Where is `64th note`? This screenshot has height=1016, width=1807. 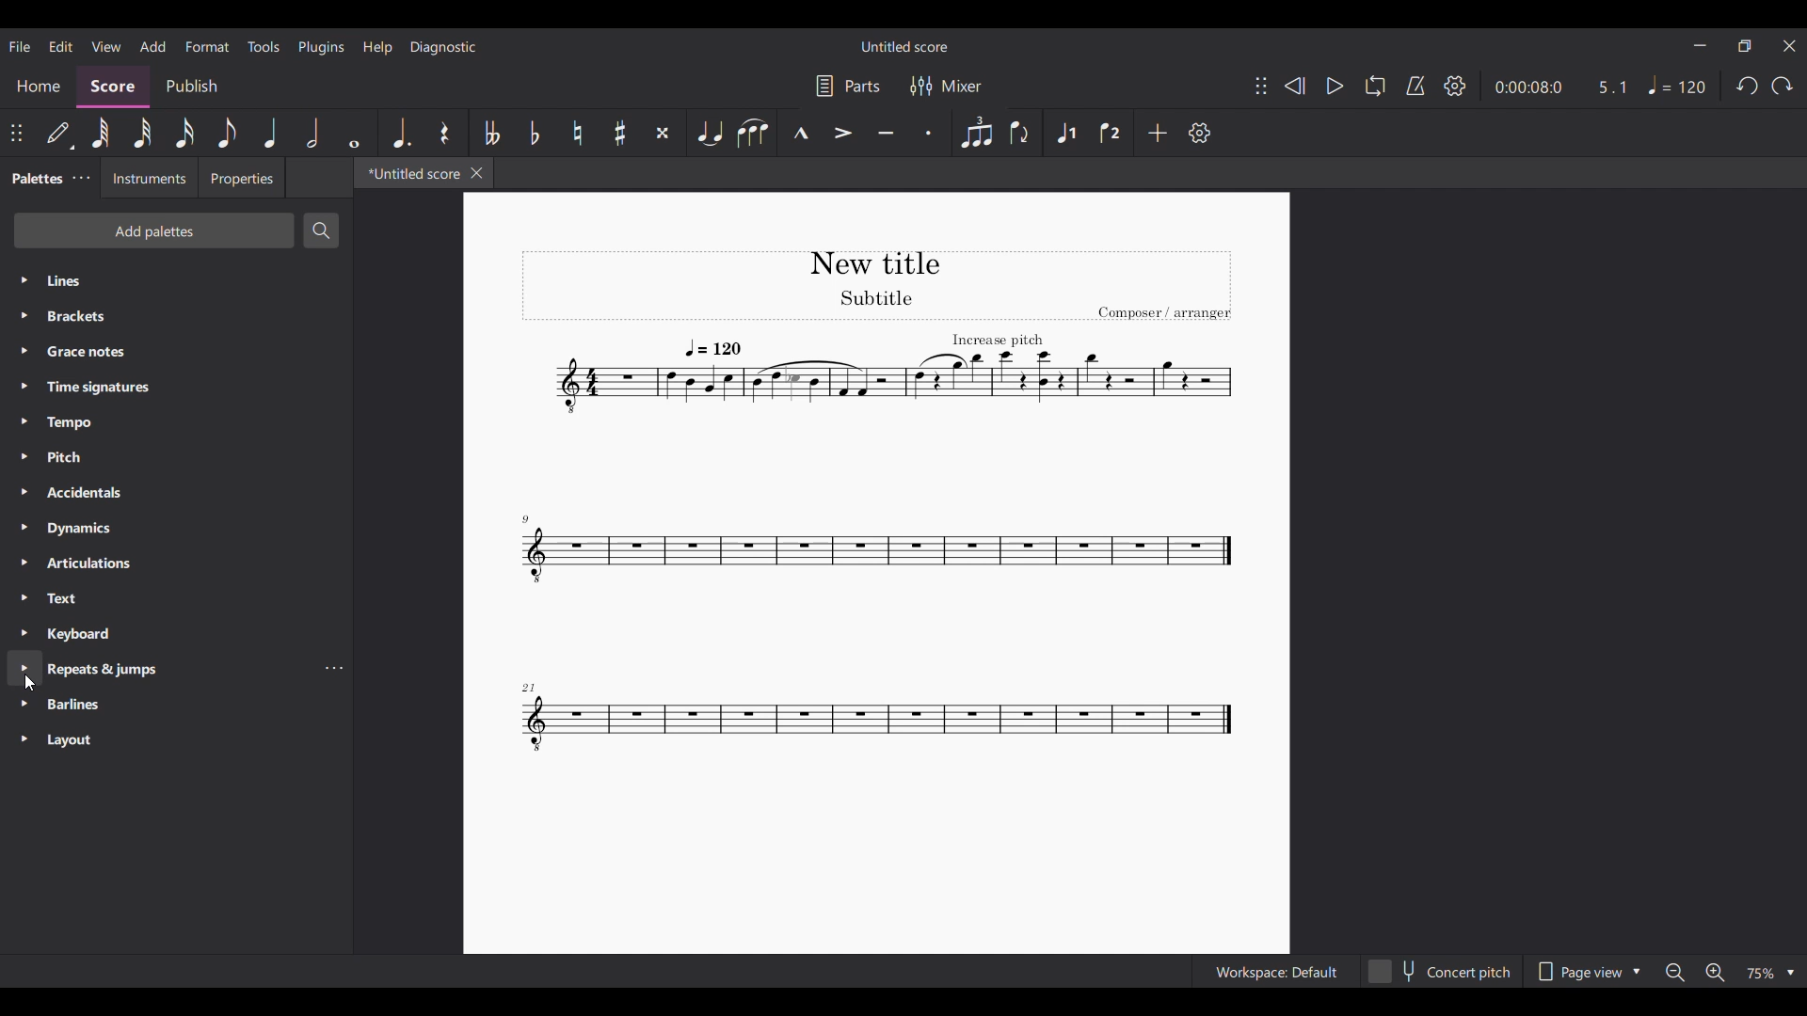
64th note is located at coordinates (100, 134).